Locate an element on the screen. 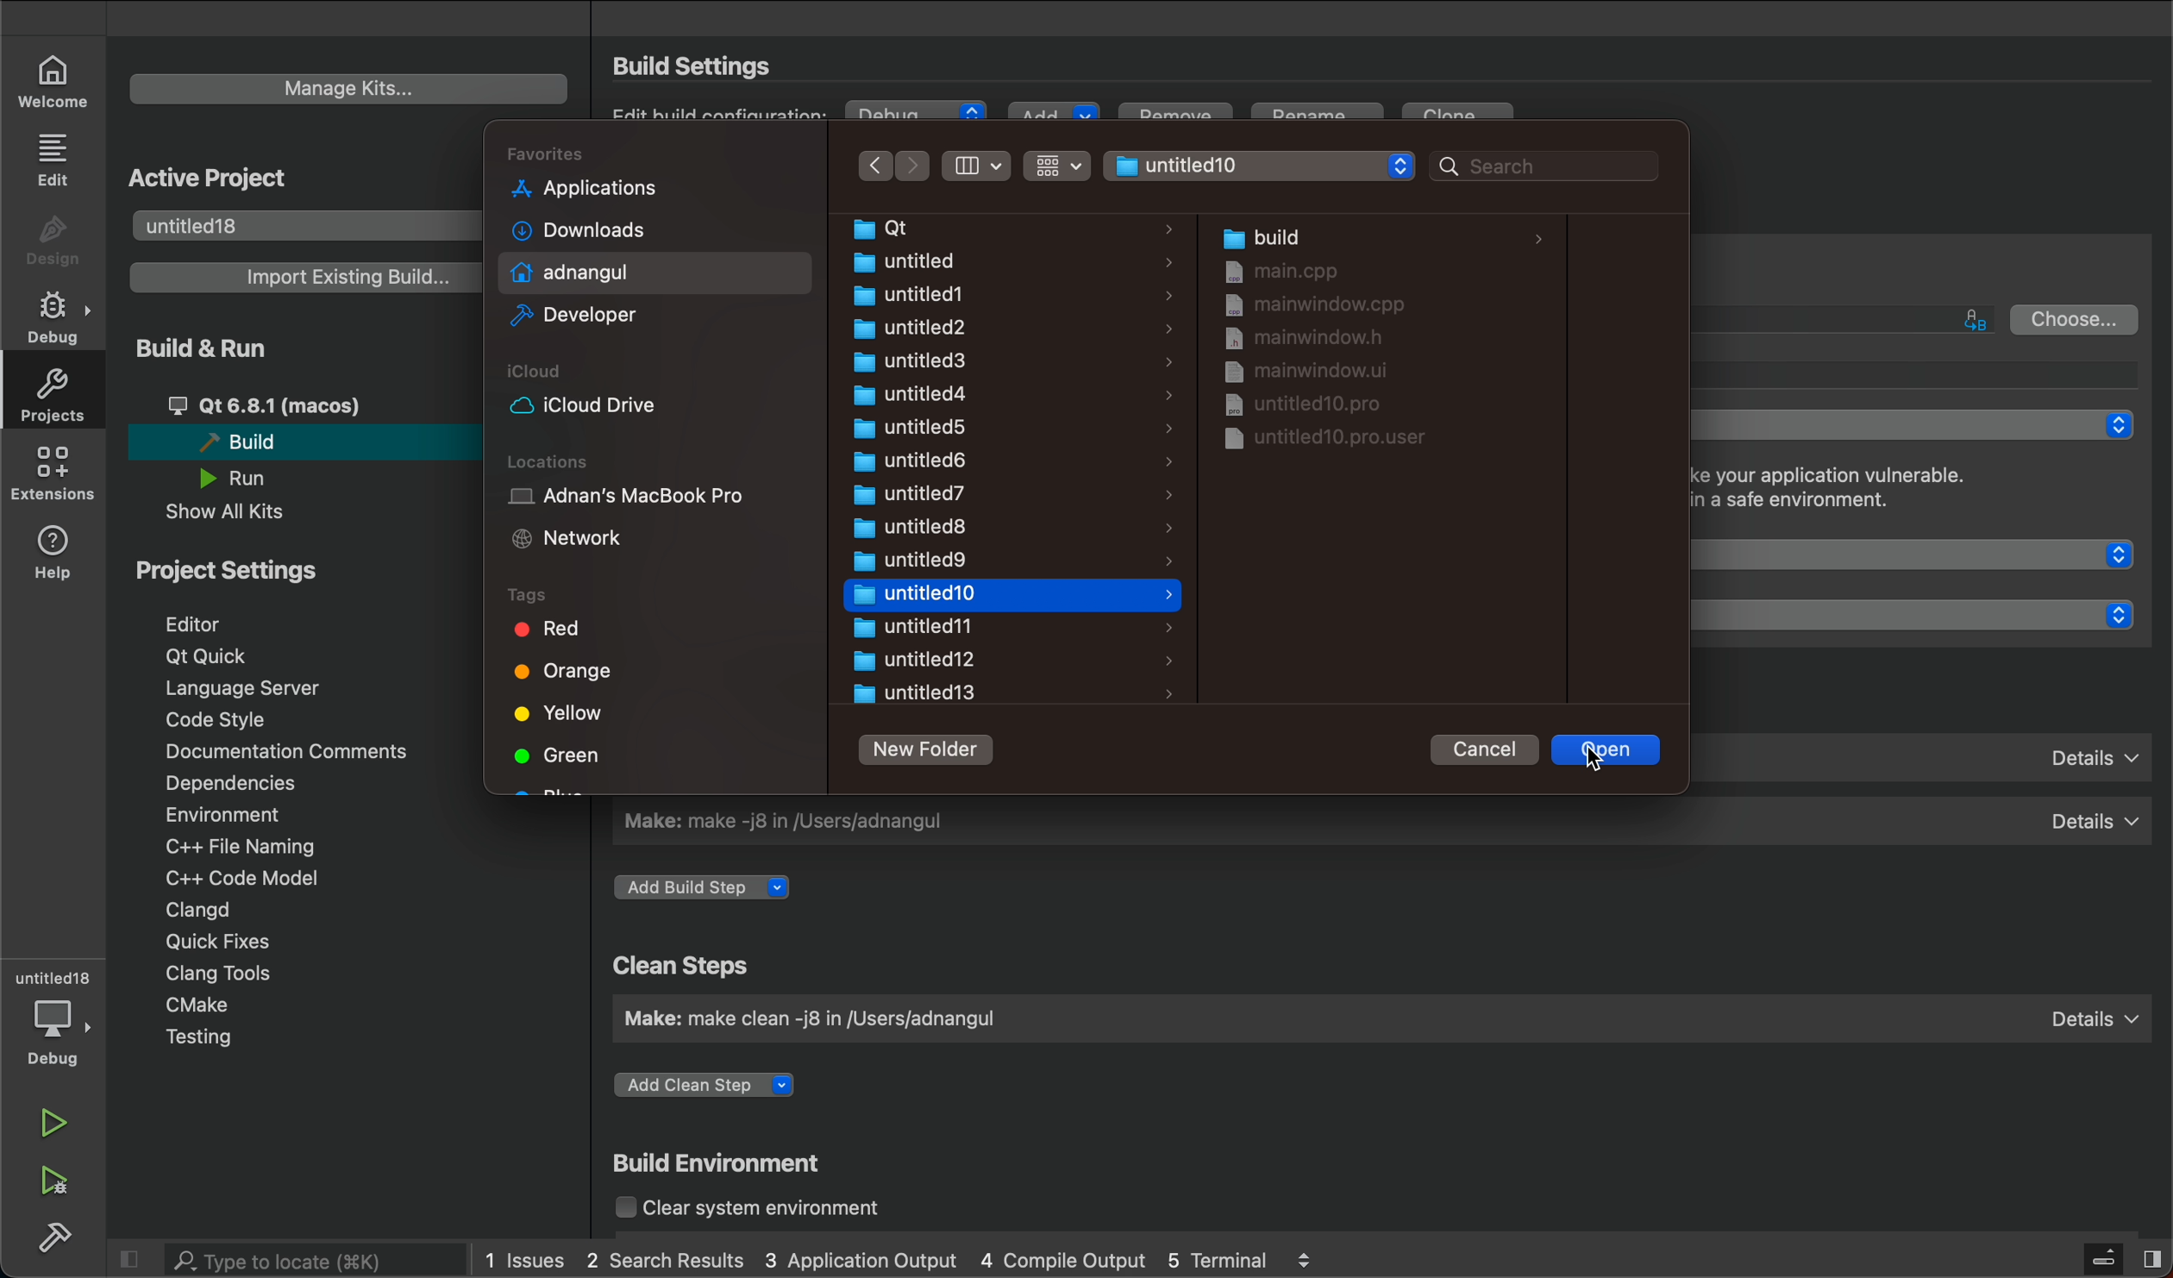  testing is located at coordinates (200, 1038).